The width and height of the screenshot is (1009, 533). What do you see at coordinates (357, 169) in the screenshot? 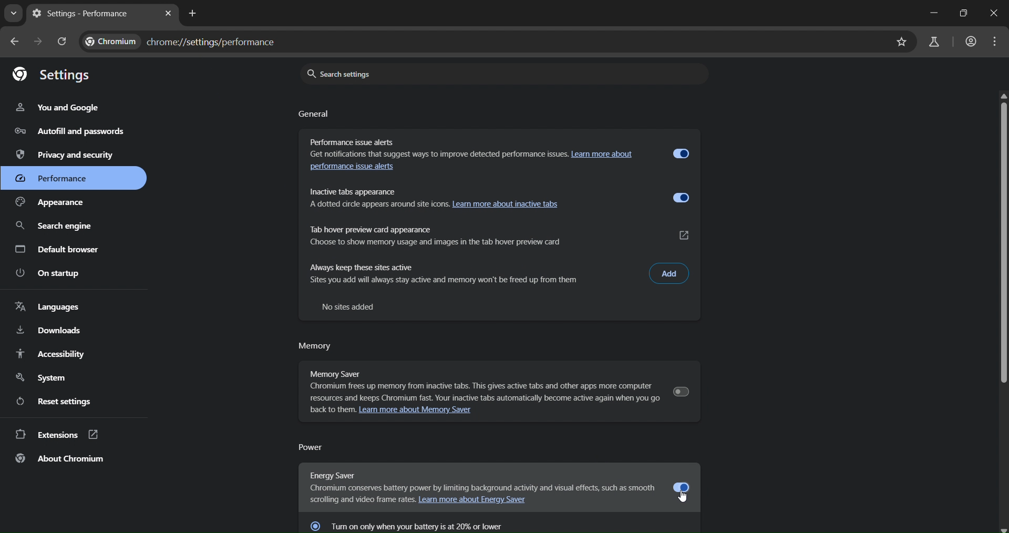
I see `performance issue alerts` at bounding box center [357, 169].